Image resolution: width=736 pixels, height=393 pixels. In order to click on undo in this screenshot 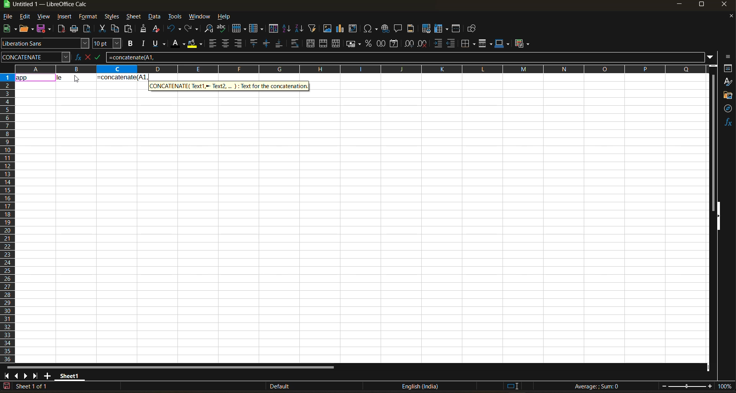, I will do `click(174, 29)`.